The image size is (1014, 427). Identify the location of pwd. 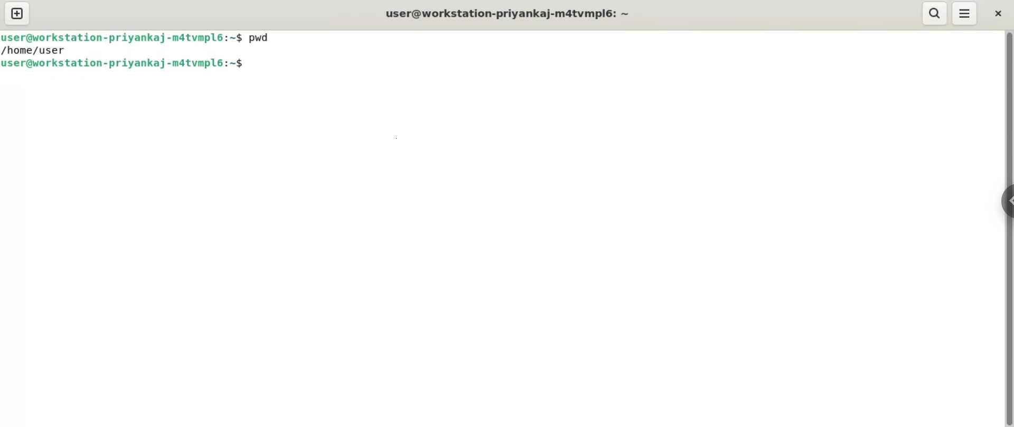
(264, 36).